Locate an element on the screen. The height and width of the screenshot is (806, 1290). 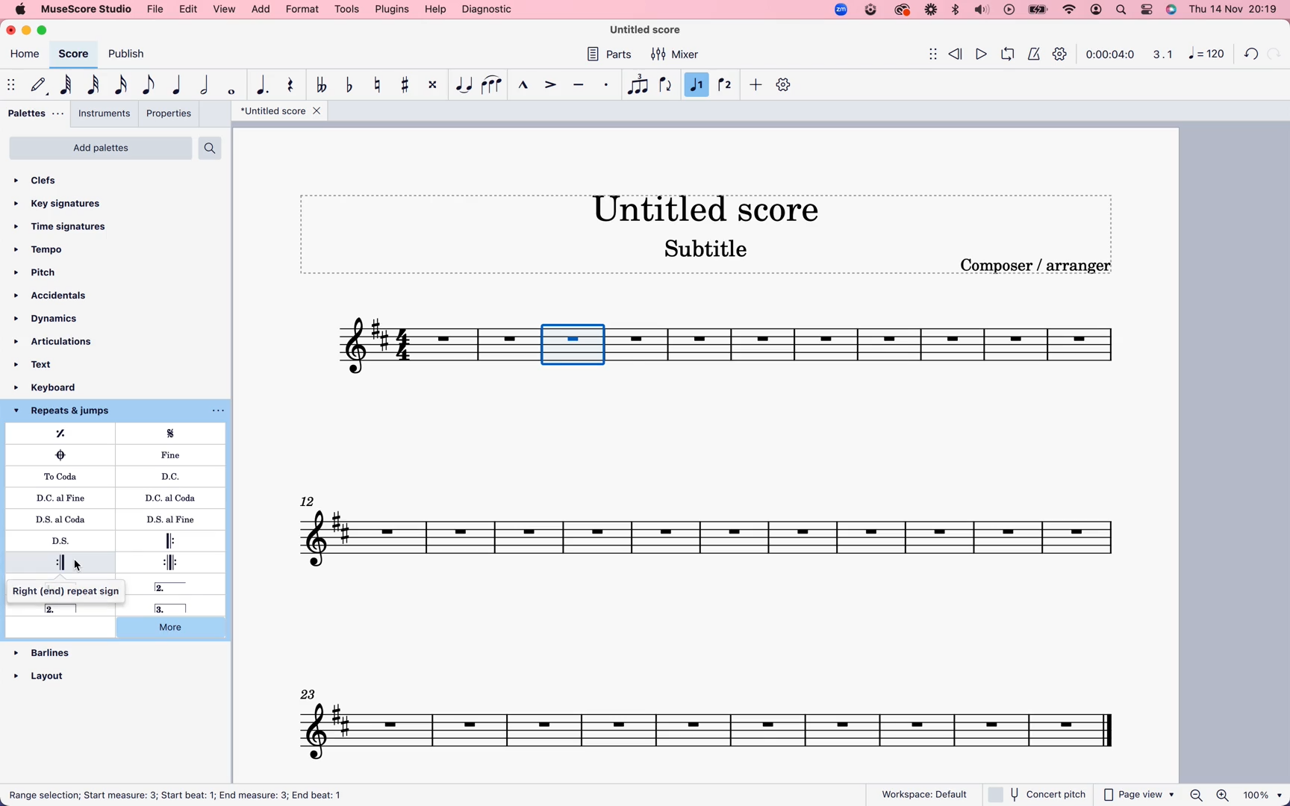
toggle natural is located at coordinates (380, 86).